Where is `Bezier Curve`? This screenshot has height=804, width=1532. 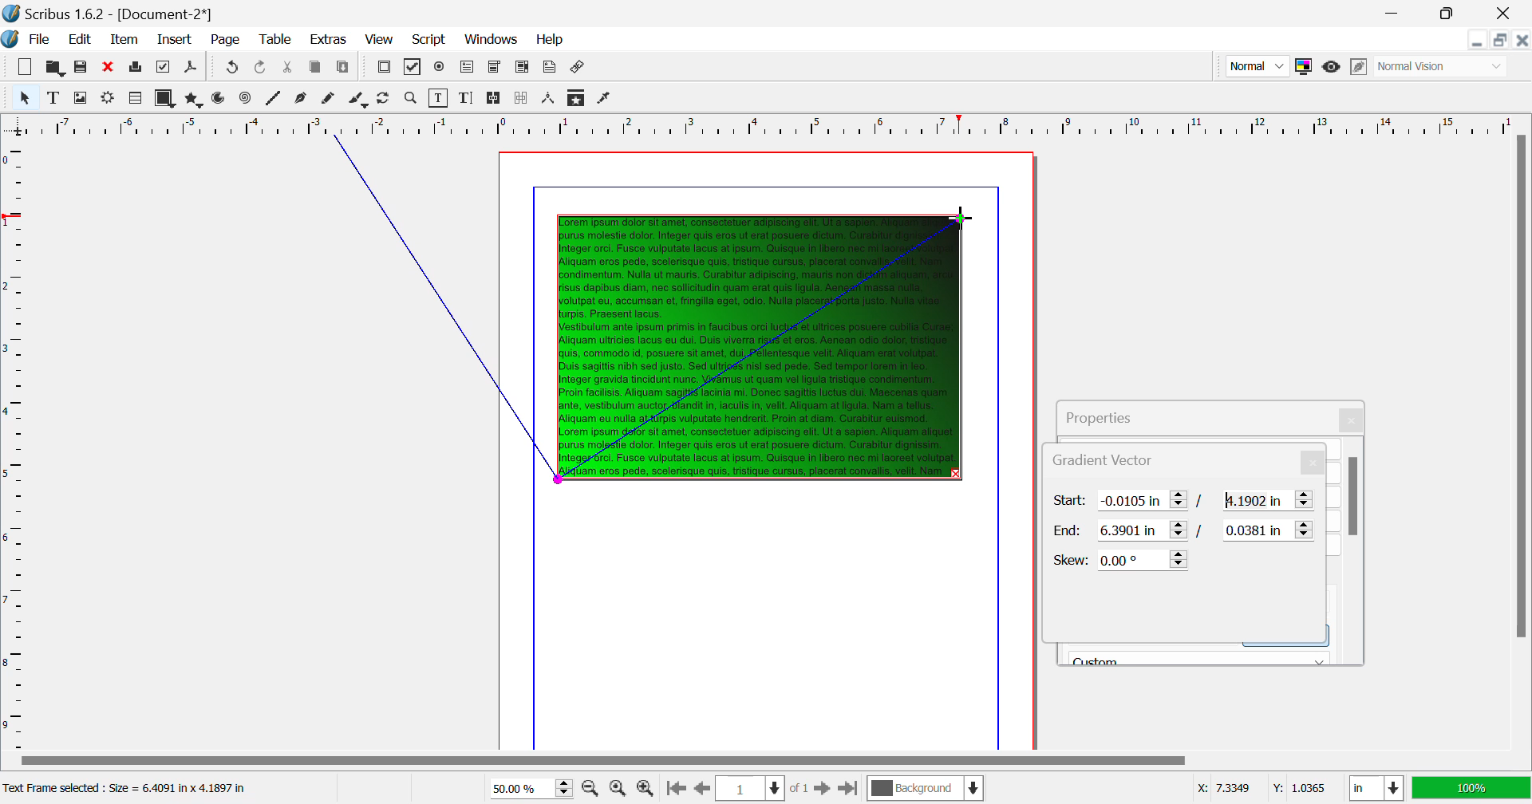 Bezier Curve is located at coordinates (302, 99).